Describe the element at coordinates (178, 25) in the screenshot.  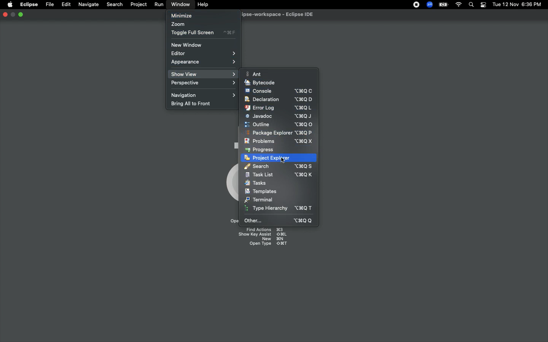
I see `Zoom` at that location.